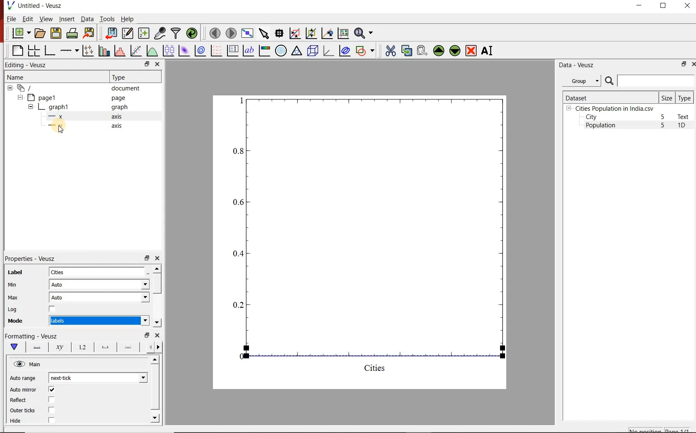  I want to click on Dataset, so click(609, 97).